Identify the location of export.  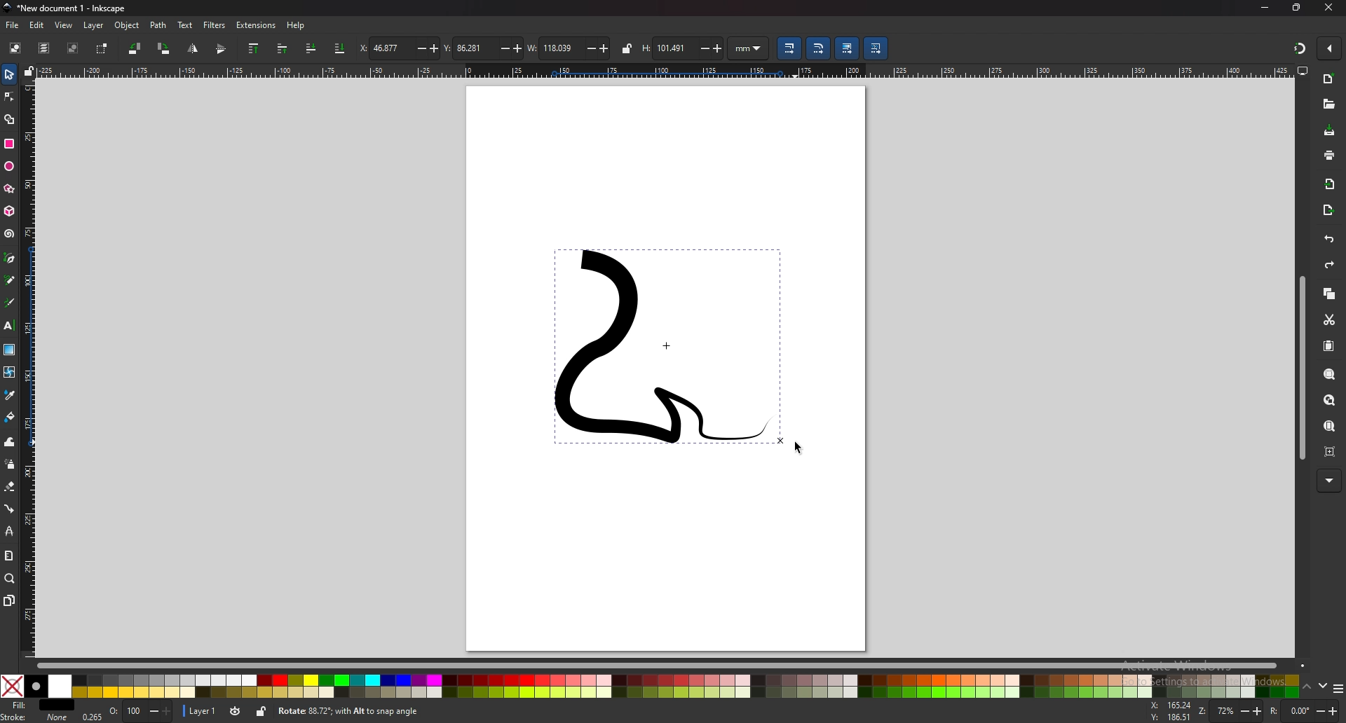
(1330, 210).